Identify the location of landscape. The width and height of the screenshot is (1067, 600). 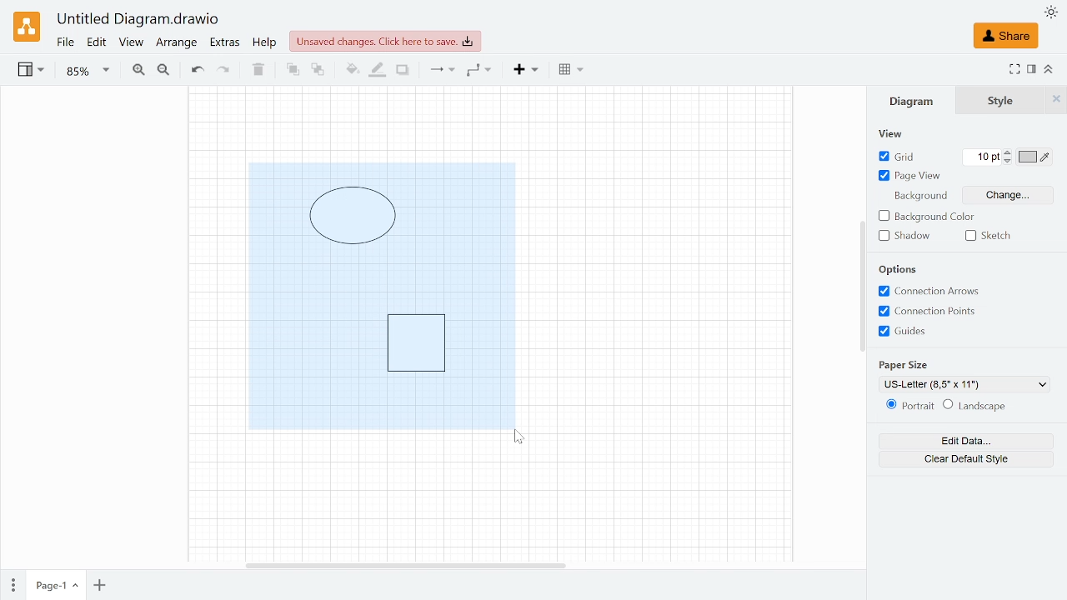
(975, 406).